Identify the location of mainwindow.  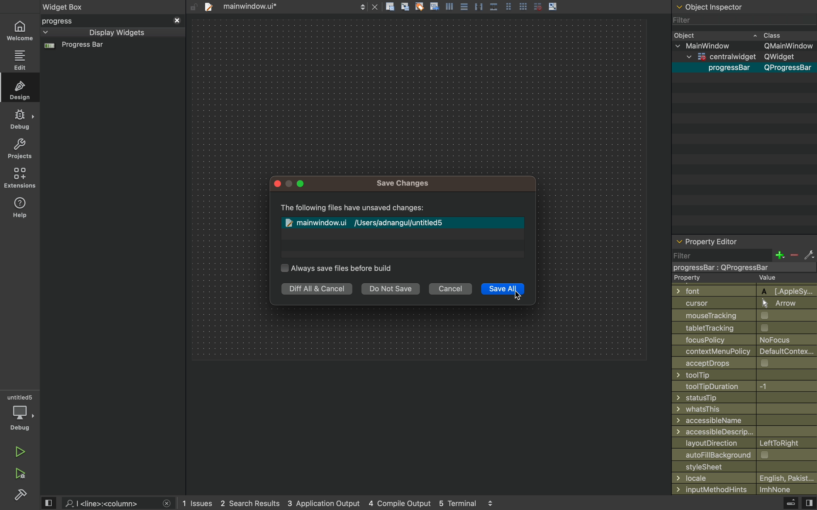
(746, 46).